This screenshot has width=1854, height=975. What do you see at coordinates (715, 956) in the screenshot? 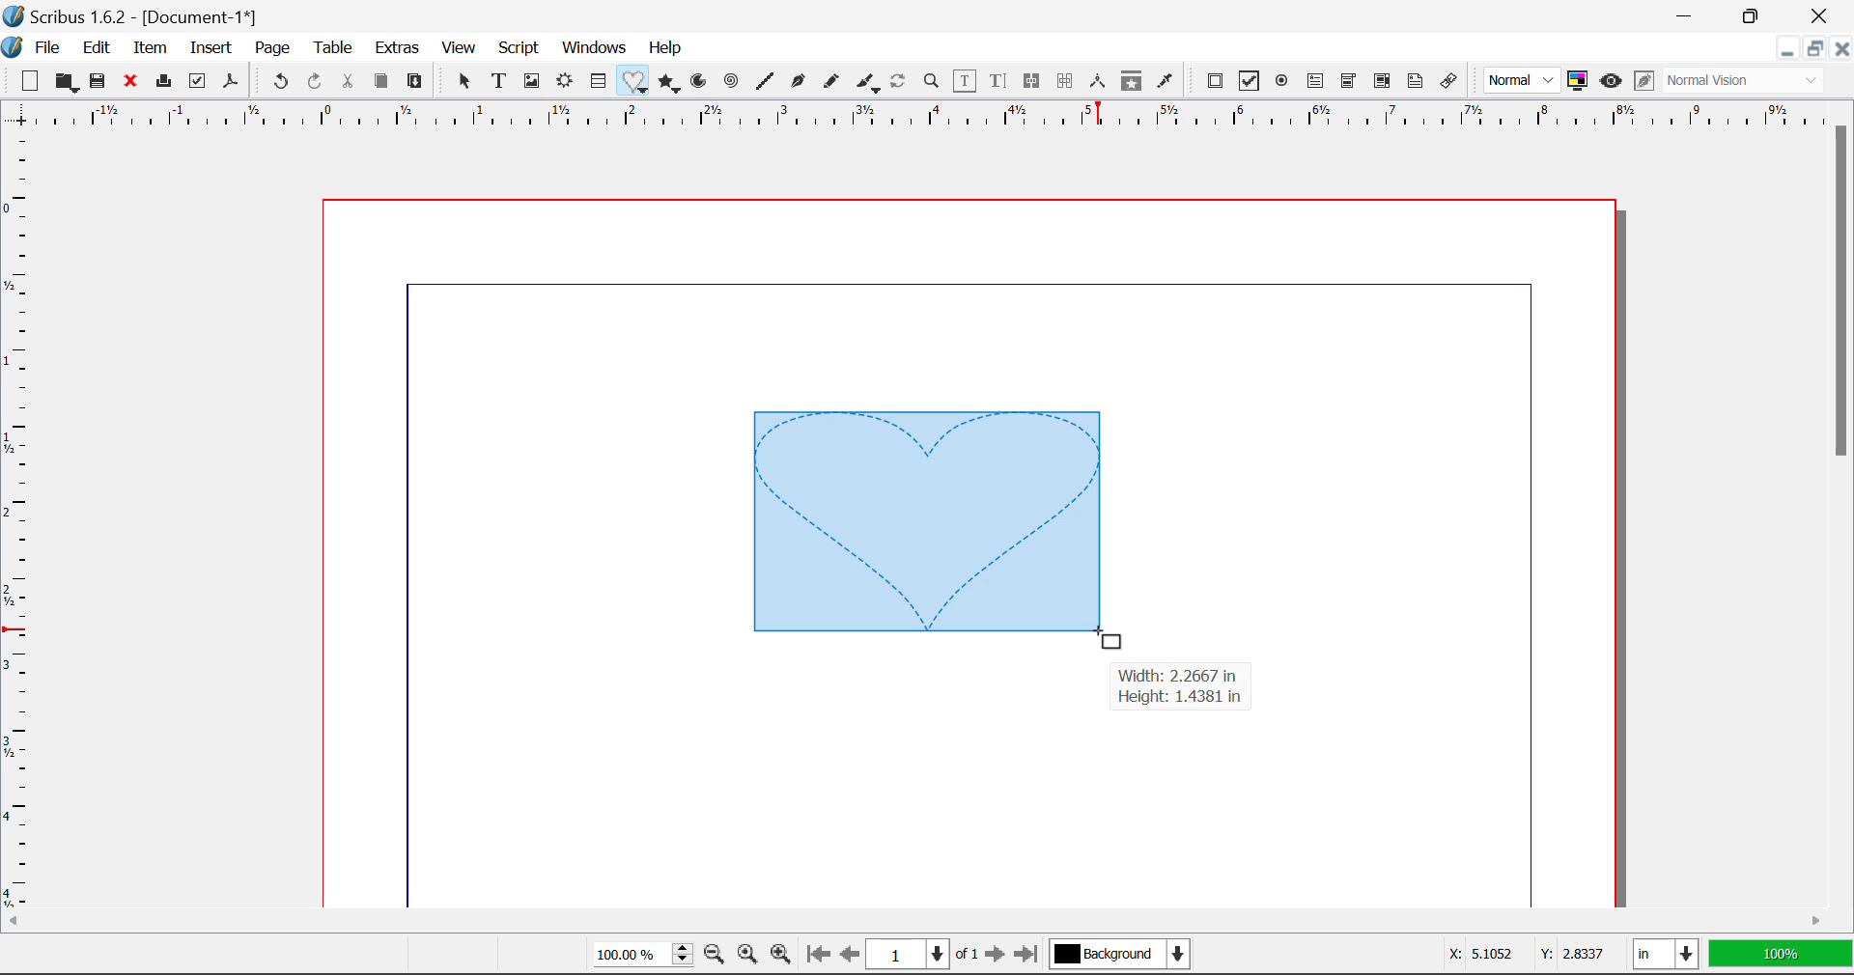
I see `Zoom Out` at bounding box center [715, 956].